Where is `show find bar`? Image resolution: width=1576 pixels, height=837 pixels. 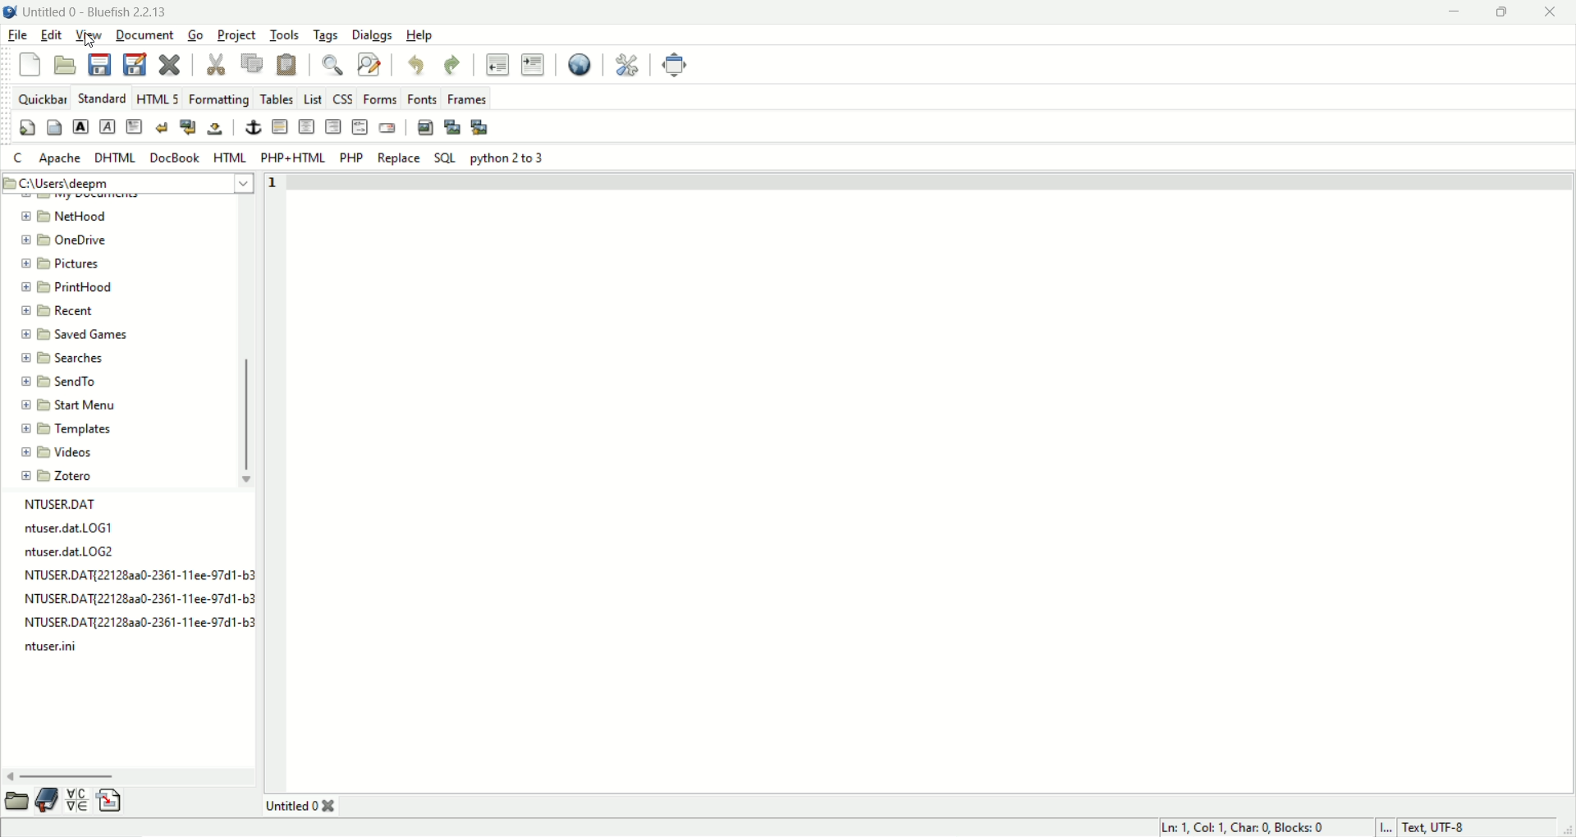 show find bar is located at coordinates (332, 65).